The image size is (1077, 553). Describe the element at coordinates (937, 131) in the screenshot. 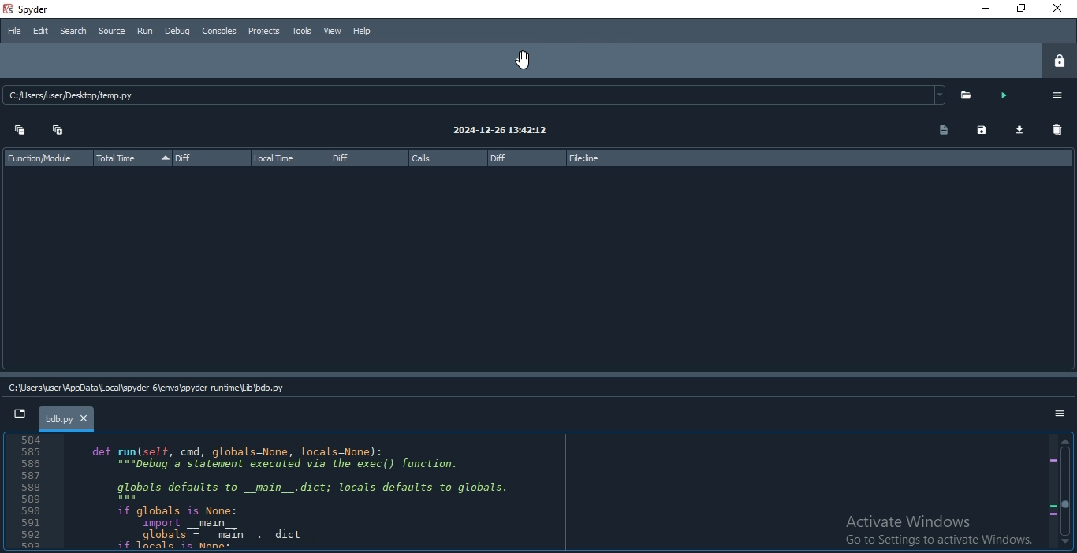

I see `copy` at that location.